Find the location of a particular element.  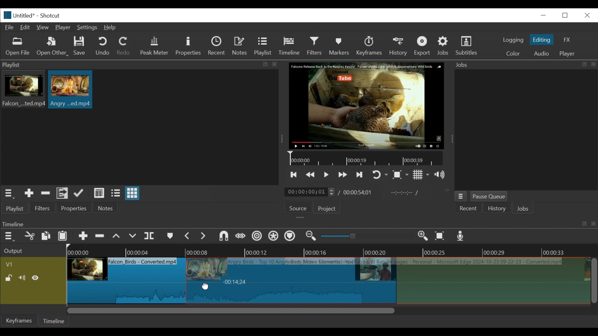

cut is located at coordinates (29, 236).